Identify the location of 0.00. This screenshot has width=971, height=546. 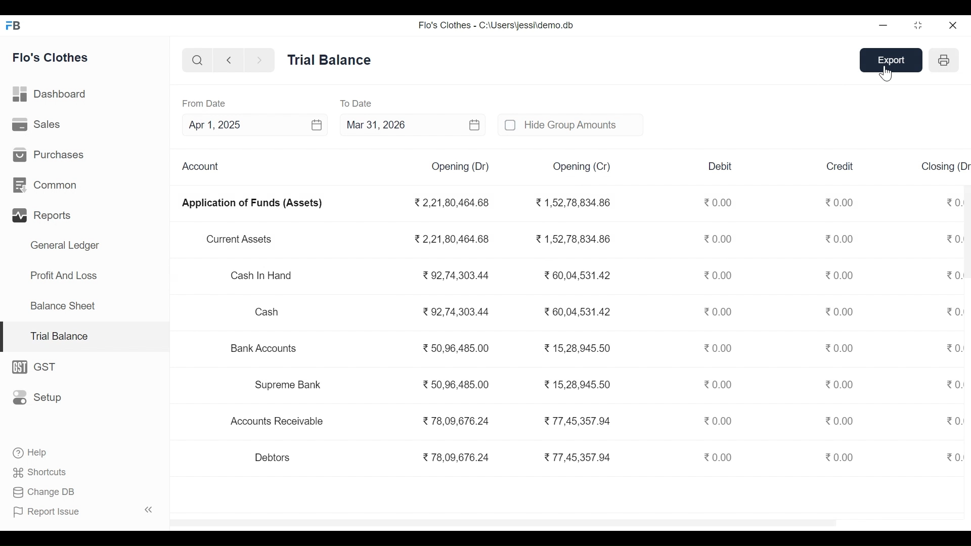
(841, 347).